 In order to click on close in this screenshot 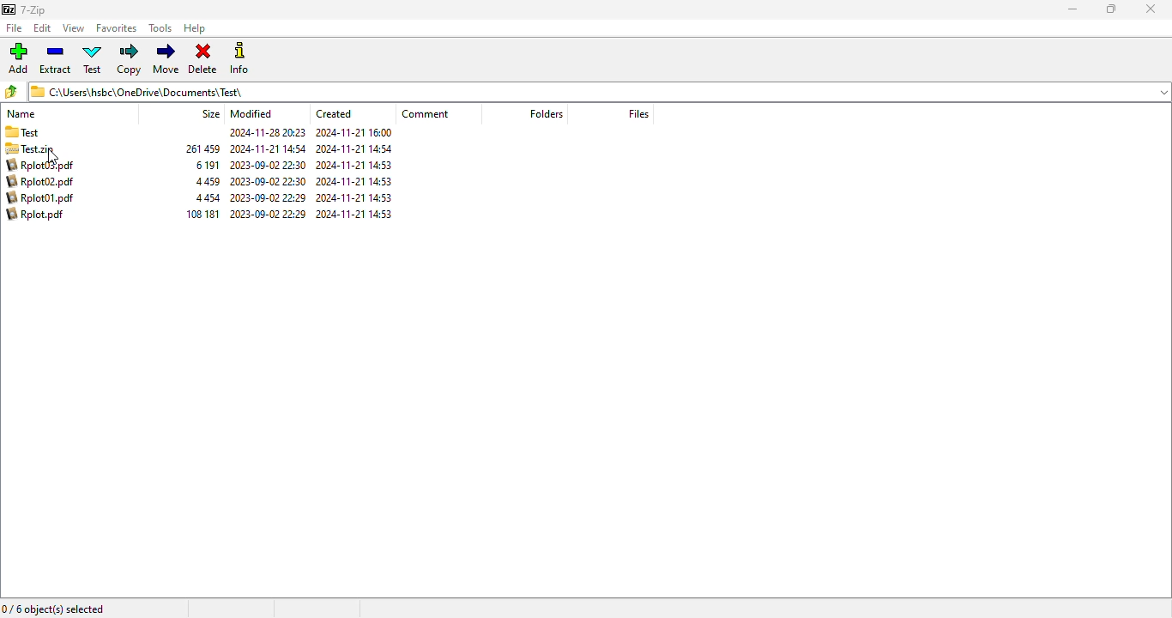, I will do `click(1151, 9)`.